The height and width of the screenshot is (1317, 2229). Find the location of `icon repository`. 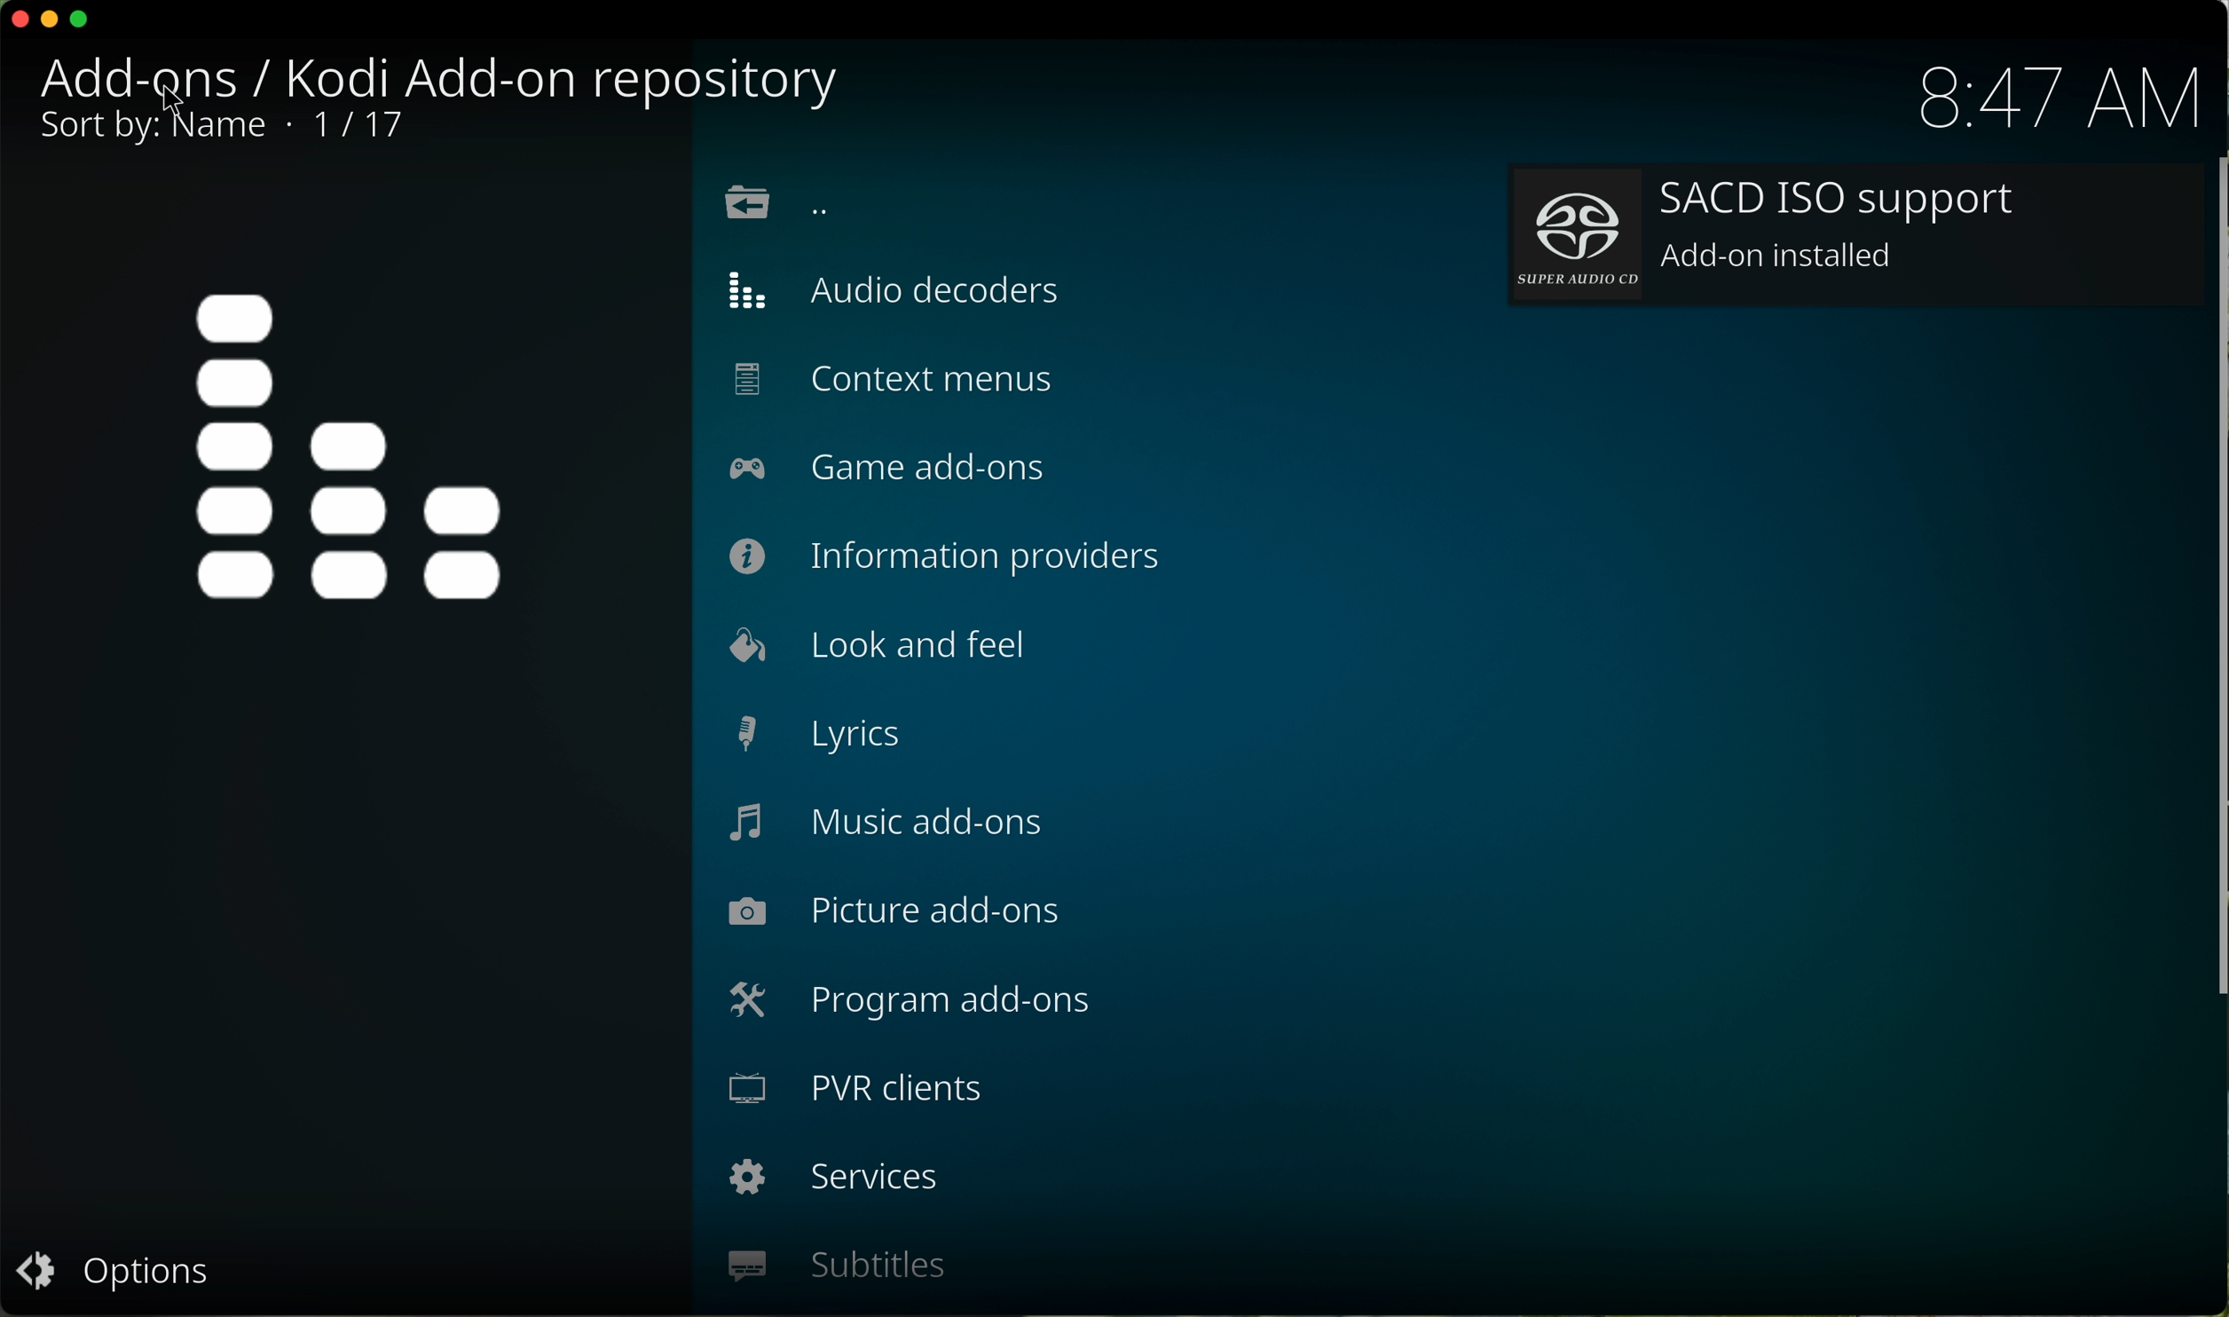

icon repository is located at coordinates (350, 452).